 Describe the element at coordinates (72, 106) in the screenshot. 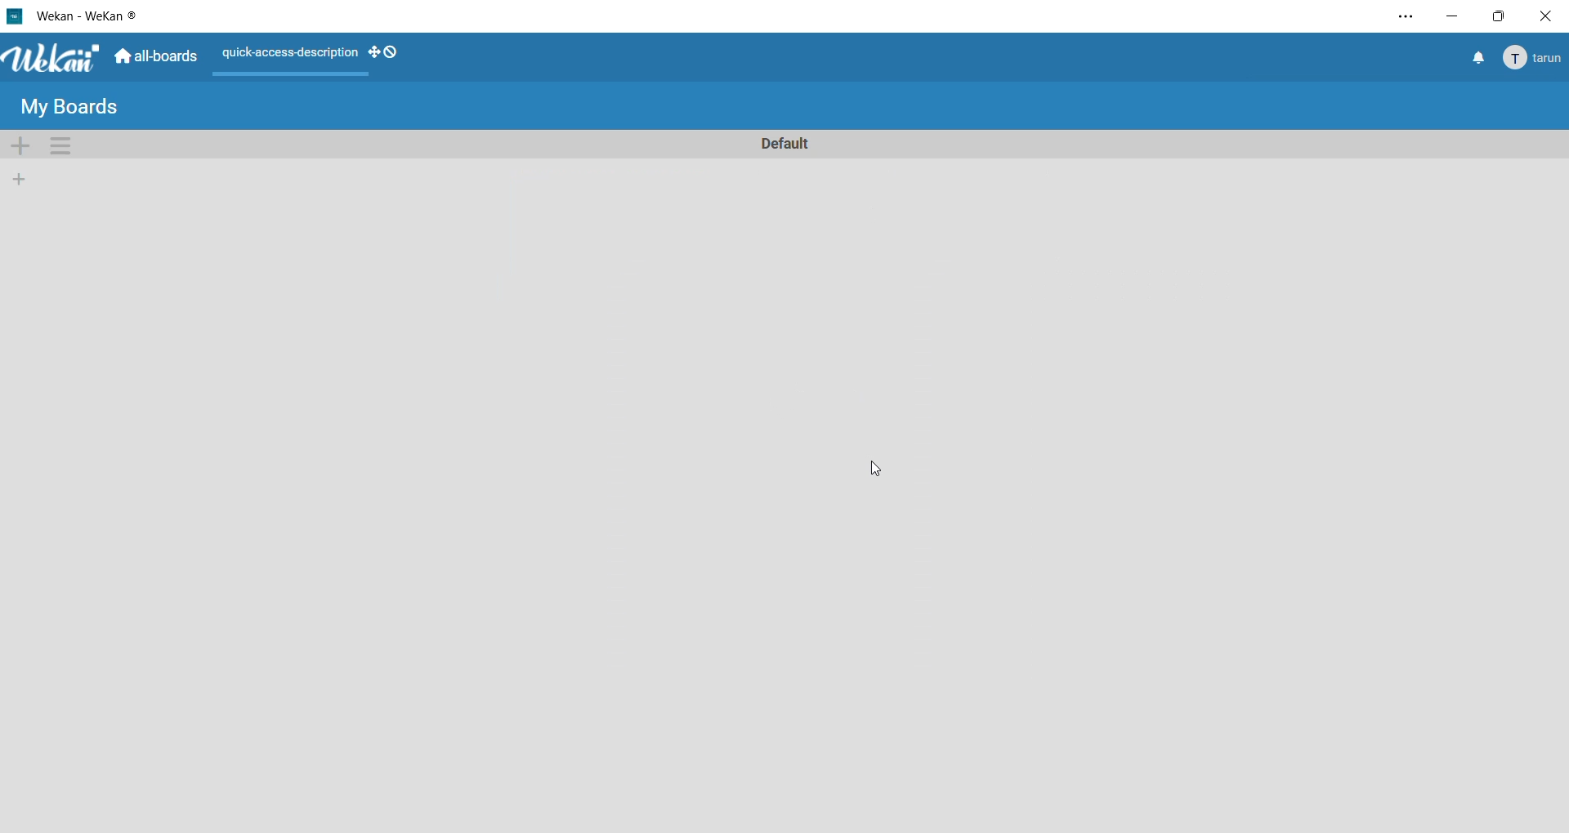

I see `my boards` at that location.